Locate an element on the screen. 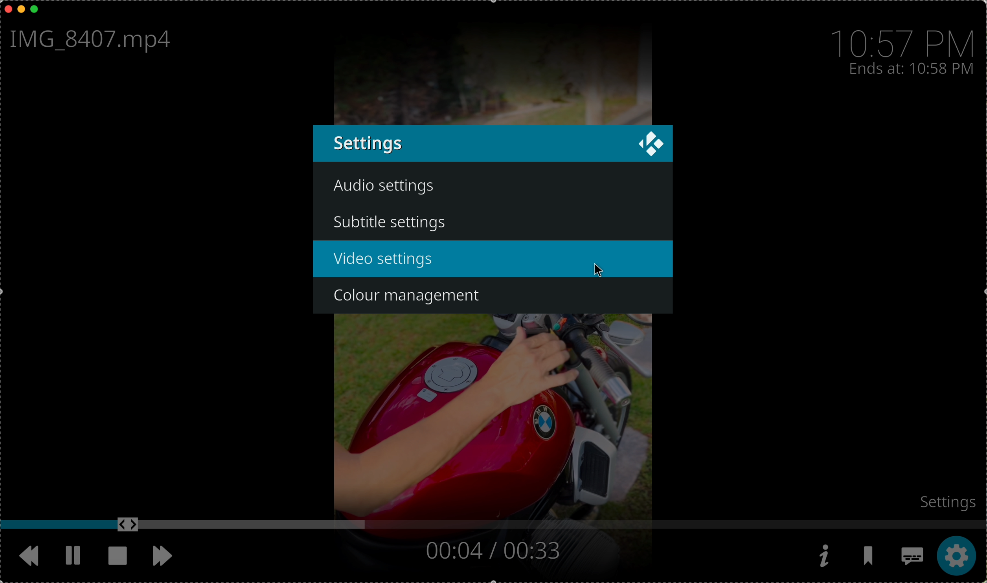  bookmarks is located at coordinates (870, 557).